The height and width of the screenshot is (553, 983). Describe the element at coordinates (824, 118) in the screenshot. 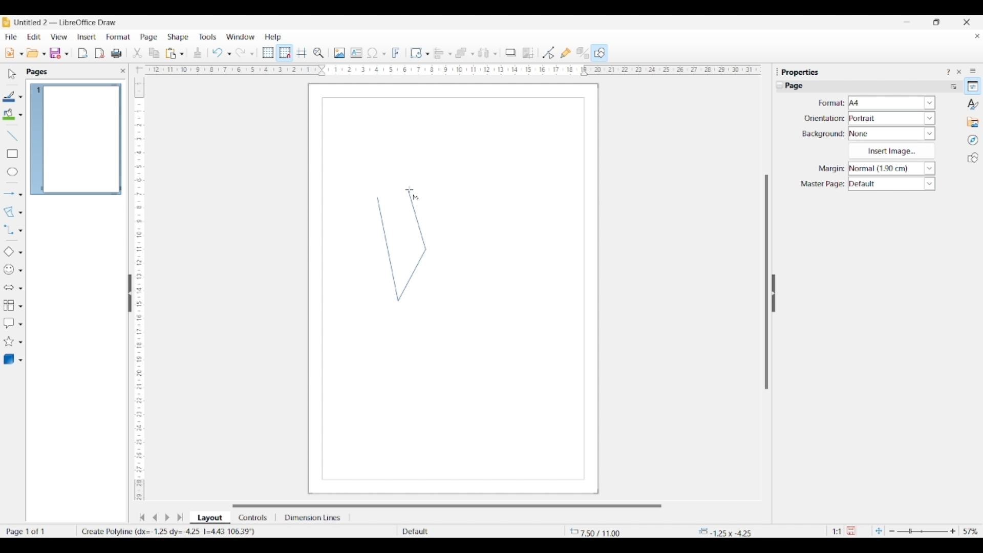

I see `Indicates orientation settings` at that location.